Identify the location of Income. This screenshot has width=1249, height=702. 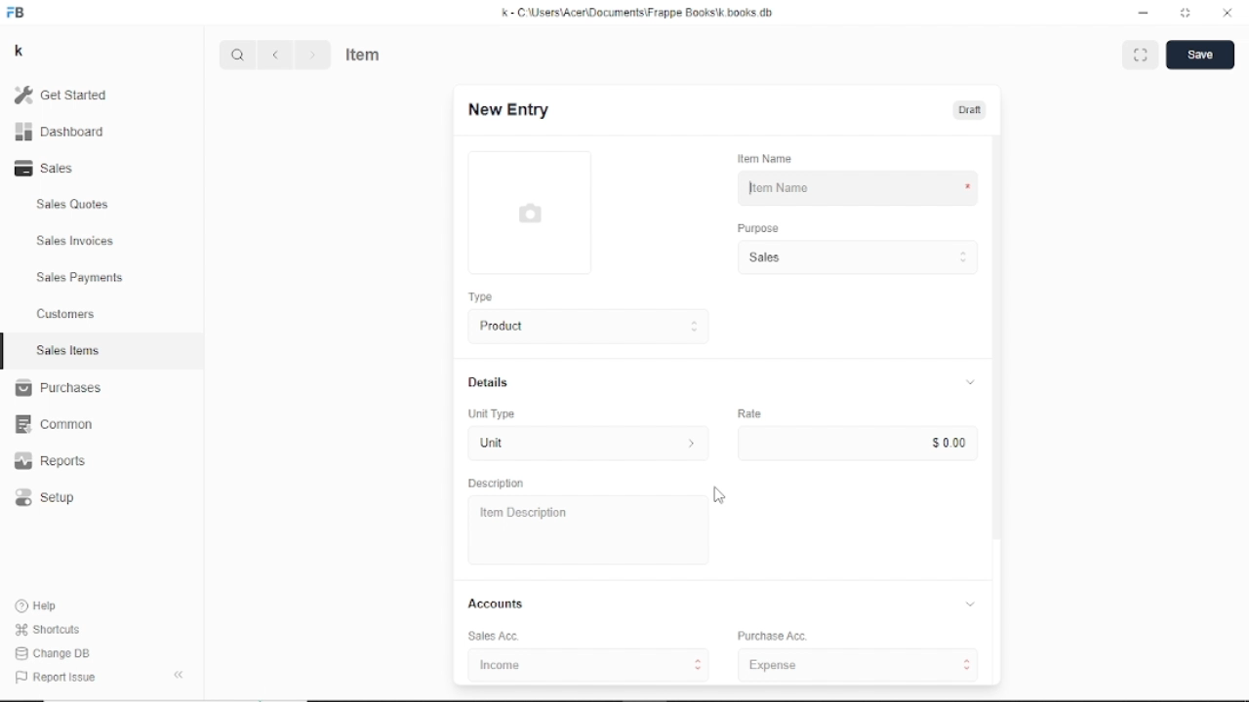
(586, 664).